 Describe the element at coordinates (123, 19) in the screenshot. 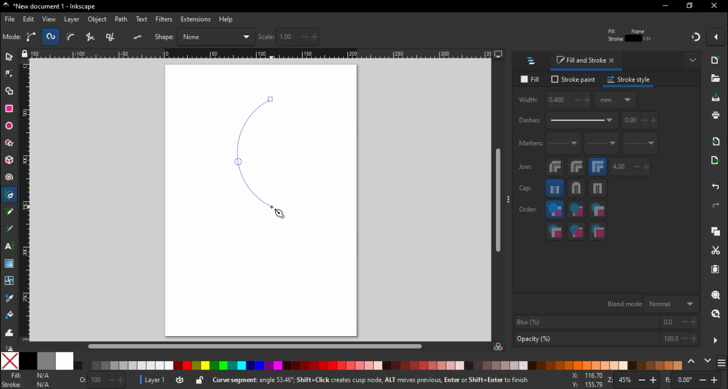

I see `path` at that location.